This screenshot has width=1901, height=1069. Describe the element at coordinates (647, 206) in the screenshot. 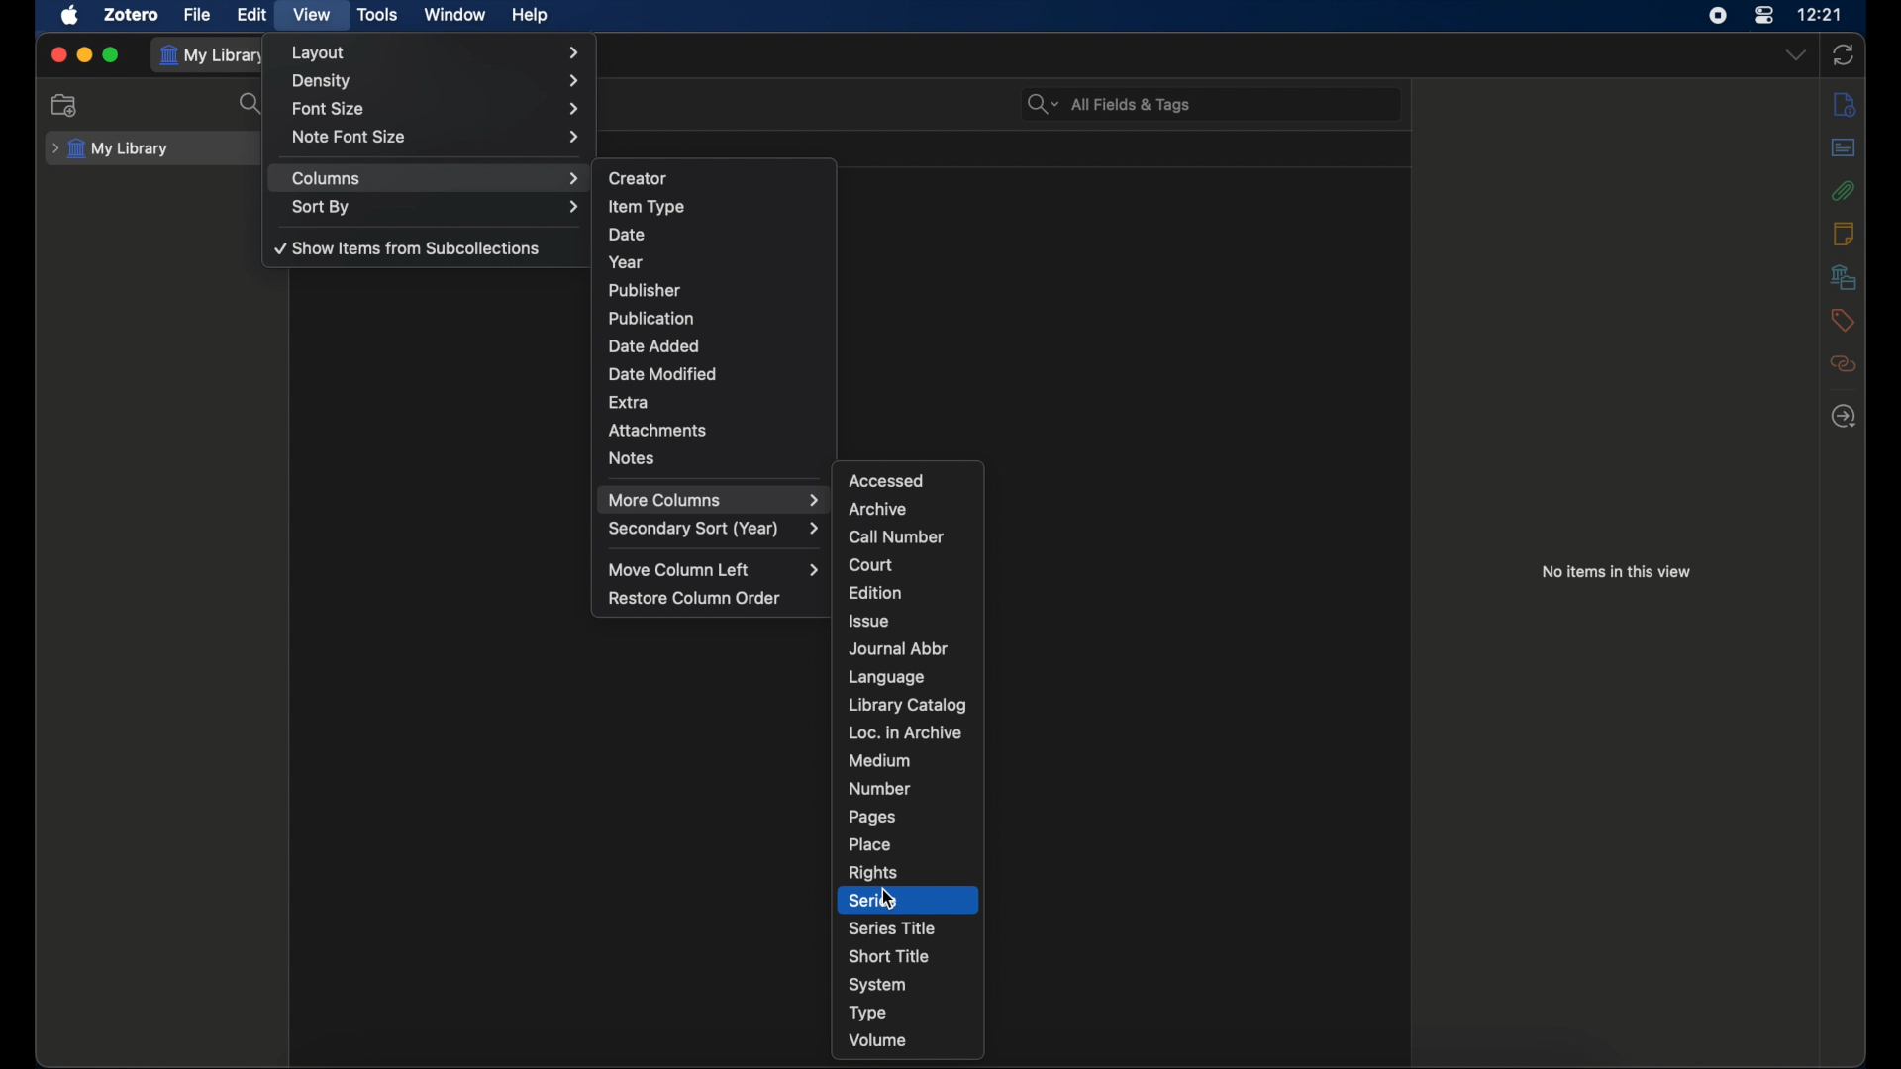

I see `item type` at that location.